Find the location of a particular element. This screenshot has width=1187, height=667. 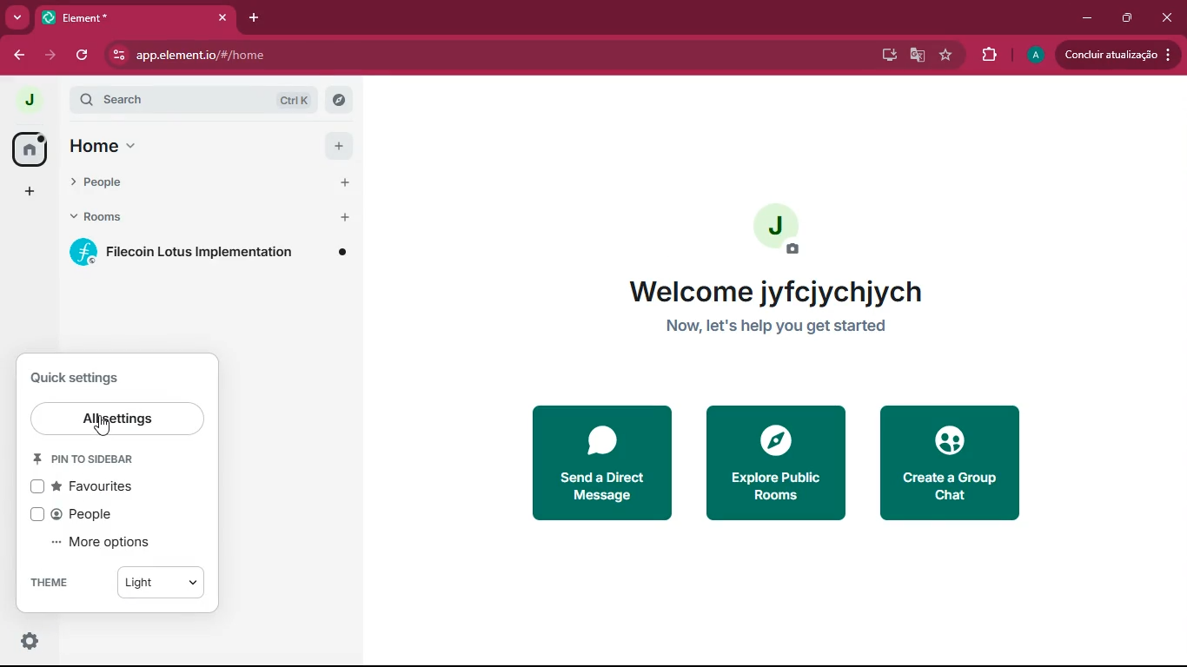

now, let's help you get started is located at coordinates (784, 327).